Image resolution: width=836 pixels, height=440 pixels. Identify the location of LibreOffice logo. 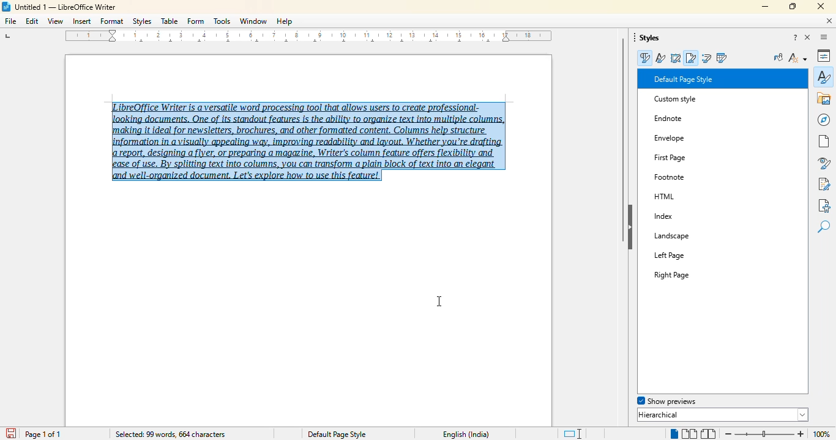
(7, 6).